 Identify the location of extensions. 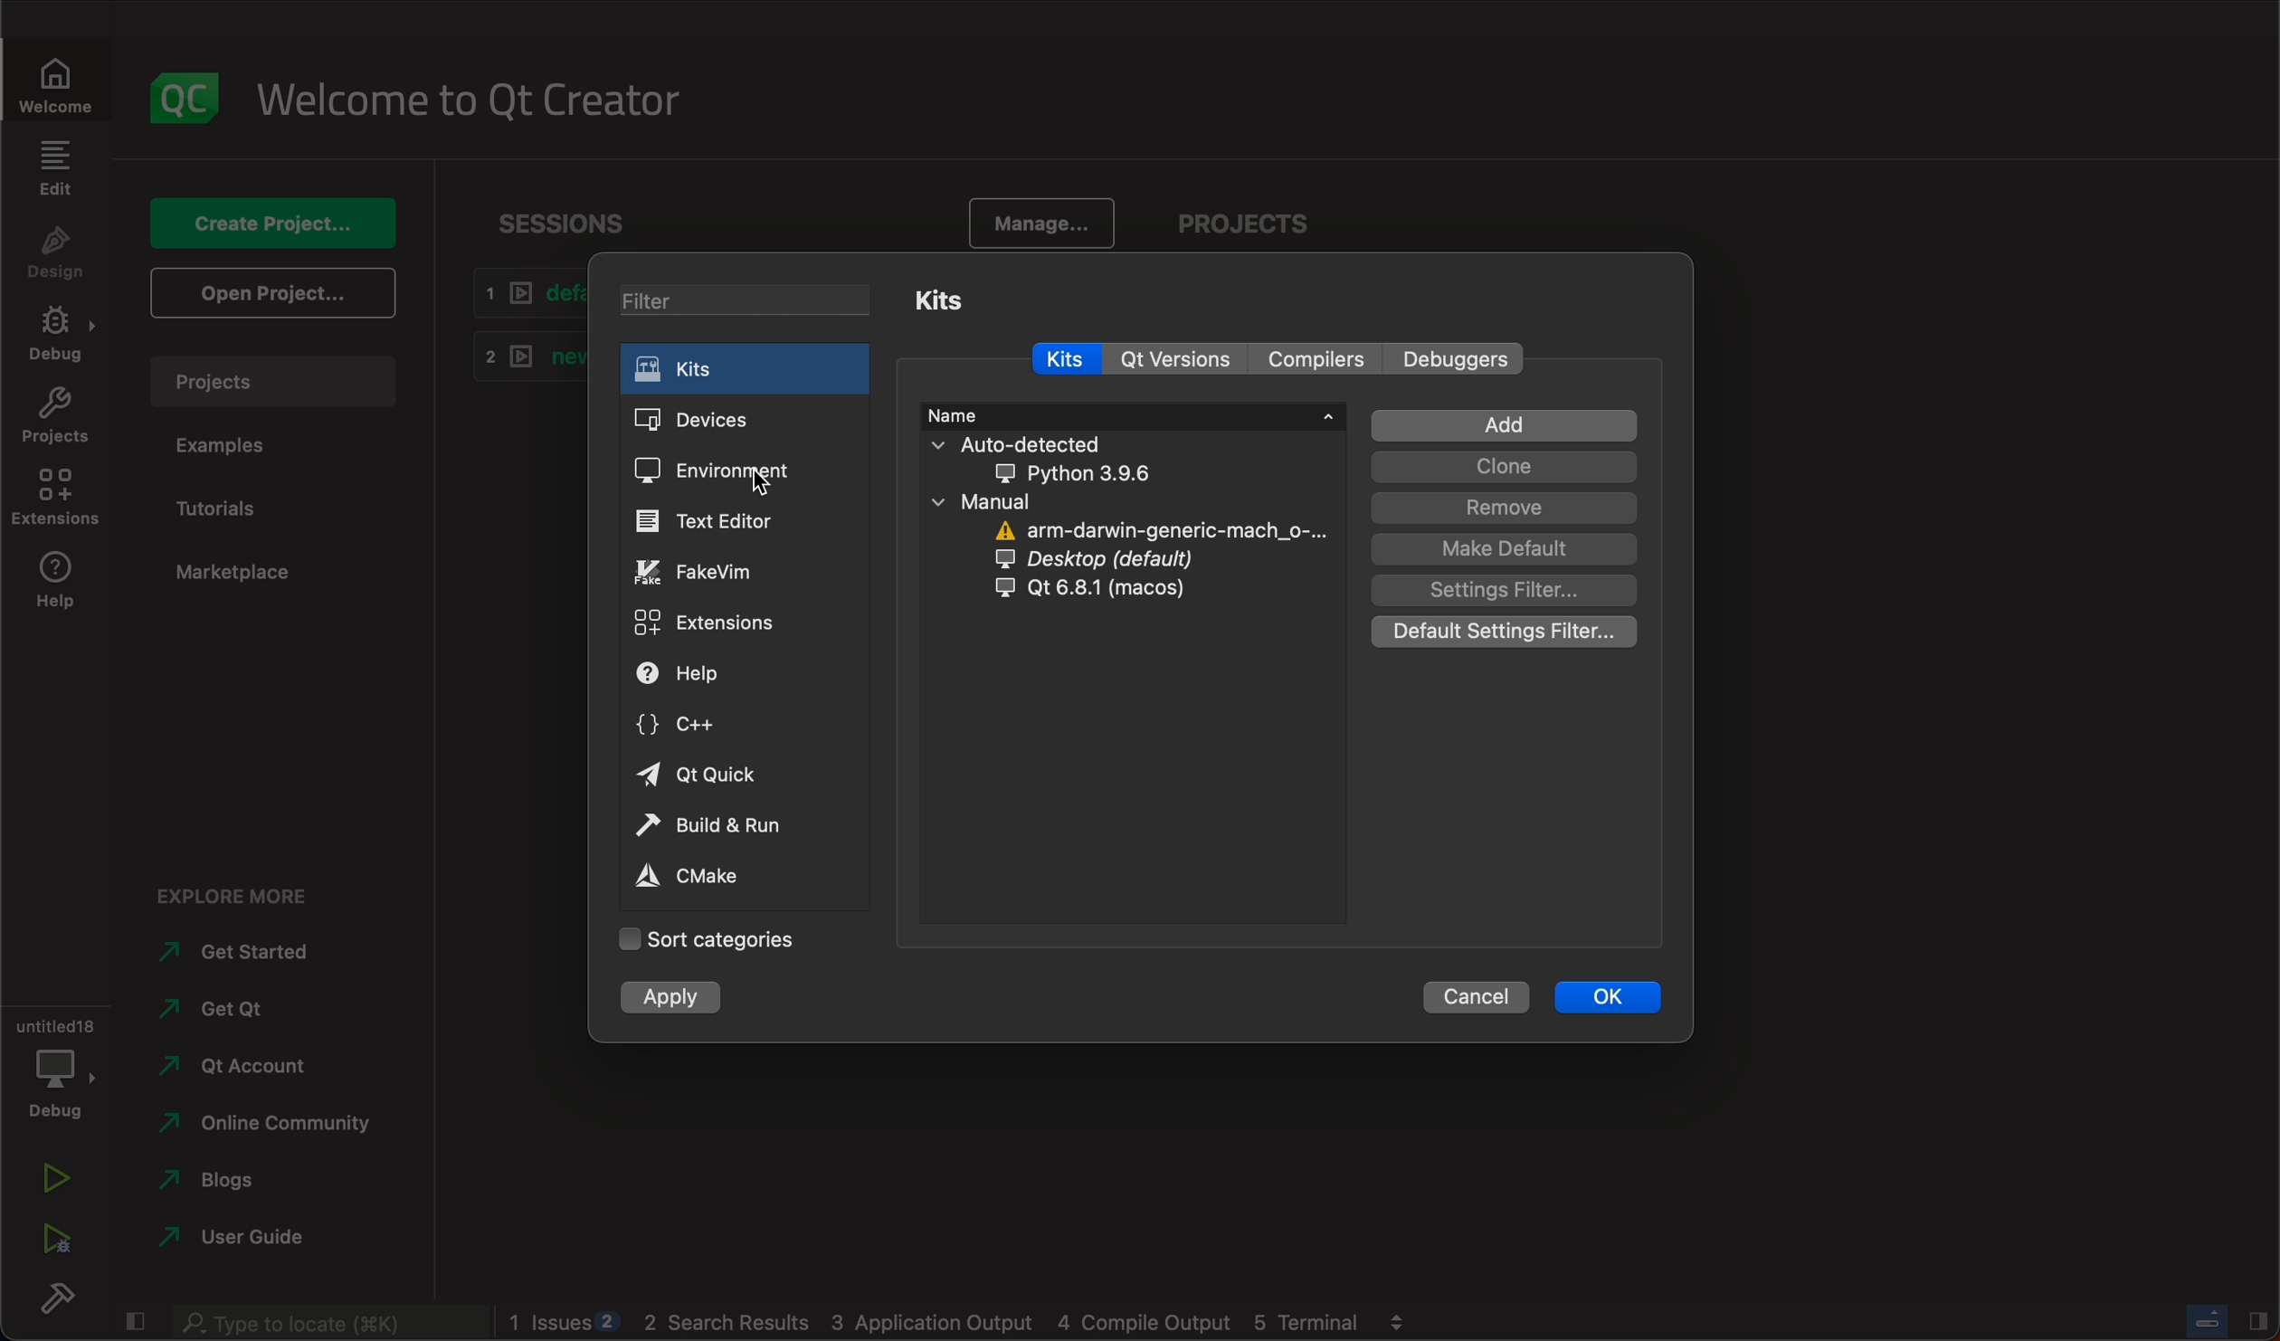
(58, 498).